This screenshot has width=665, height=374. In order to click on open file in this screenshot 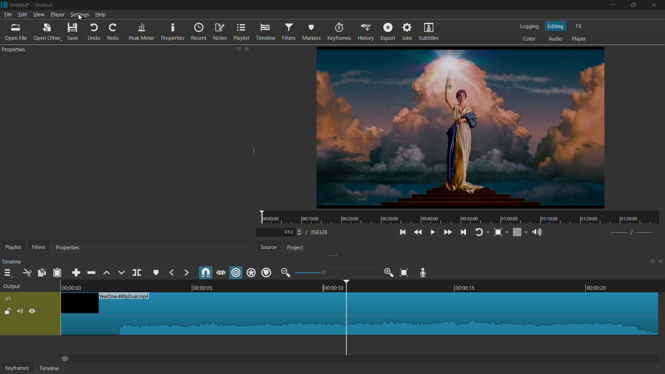, I will do `click(14, 32)`.